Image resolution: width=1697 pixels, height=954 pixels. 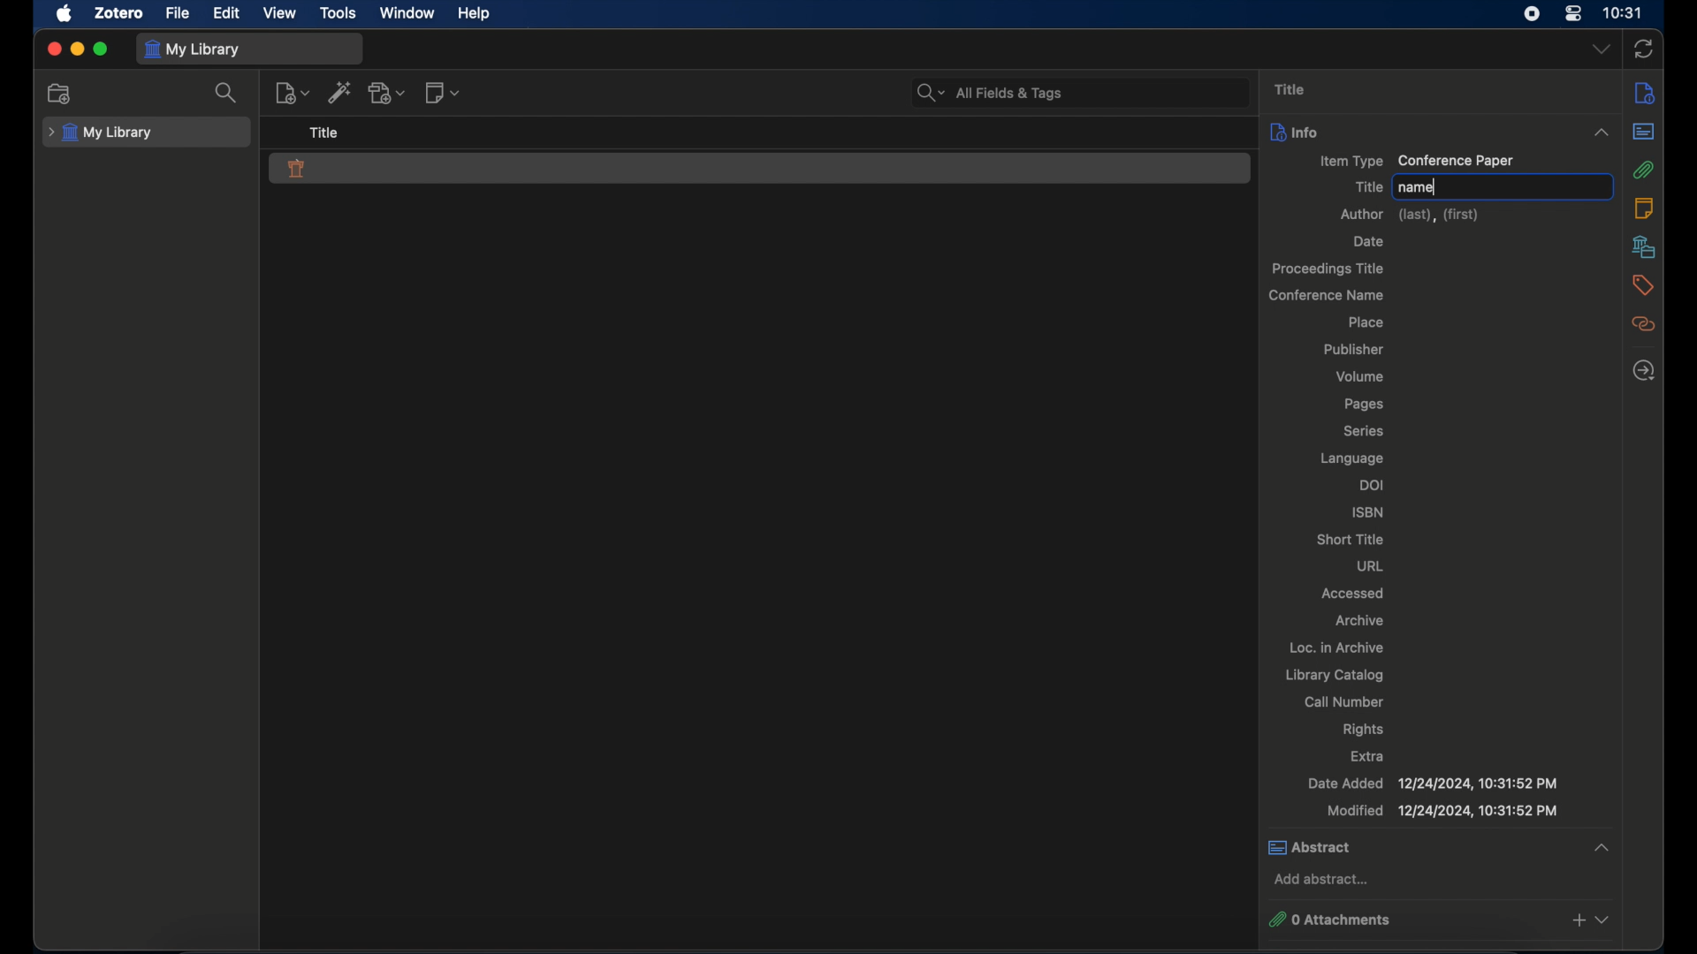 What do you see at coordinates (1343, 702) in the screenshot?
I see `call number` at bounding box center [1343, 702].